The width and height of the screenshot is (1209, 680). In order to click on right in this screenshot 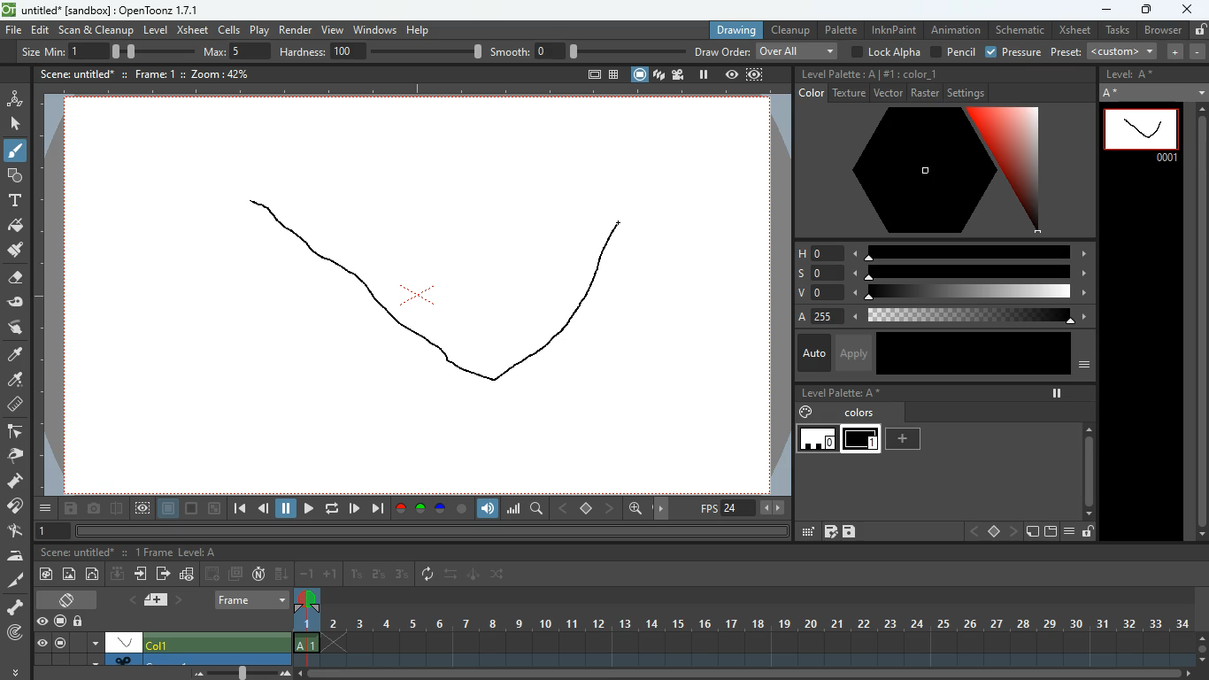, I will do `click(664, 509)`.